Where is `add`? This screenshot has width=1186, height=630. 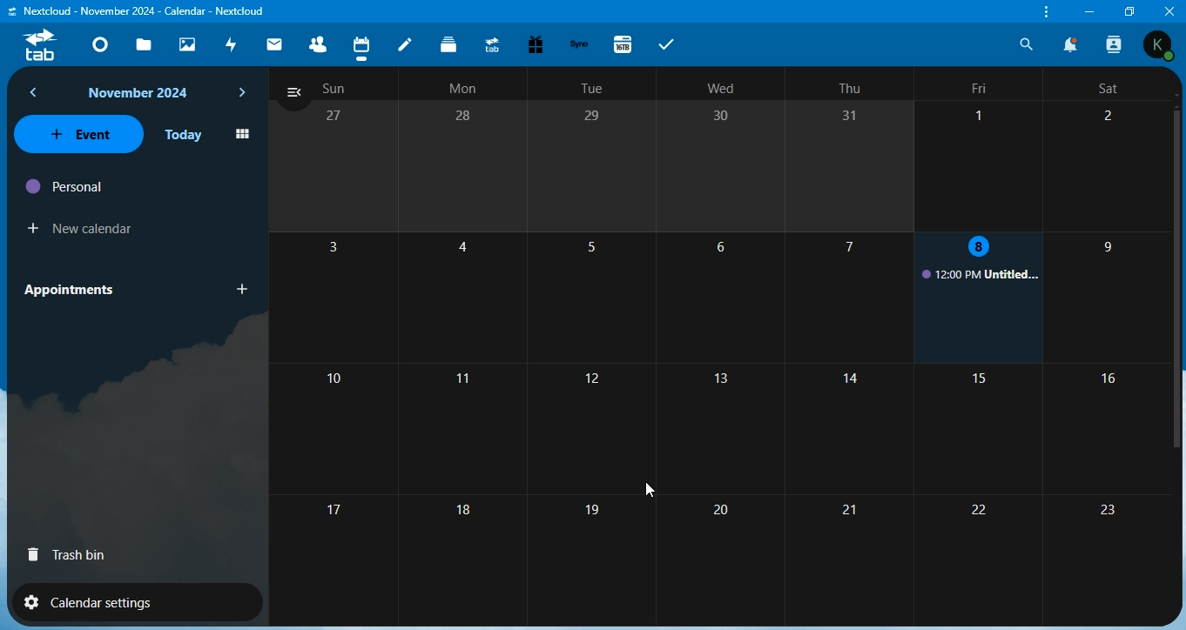 add is located at coordinates (239, 292).